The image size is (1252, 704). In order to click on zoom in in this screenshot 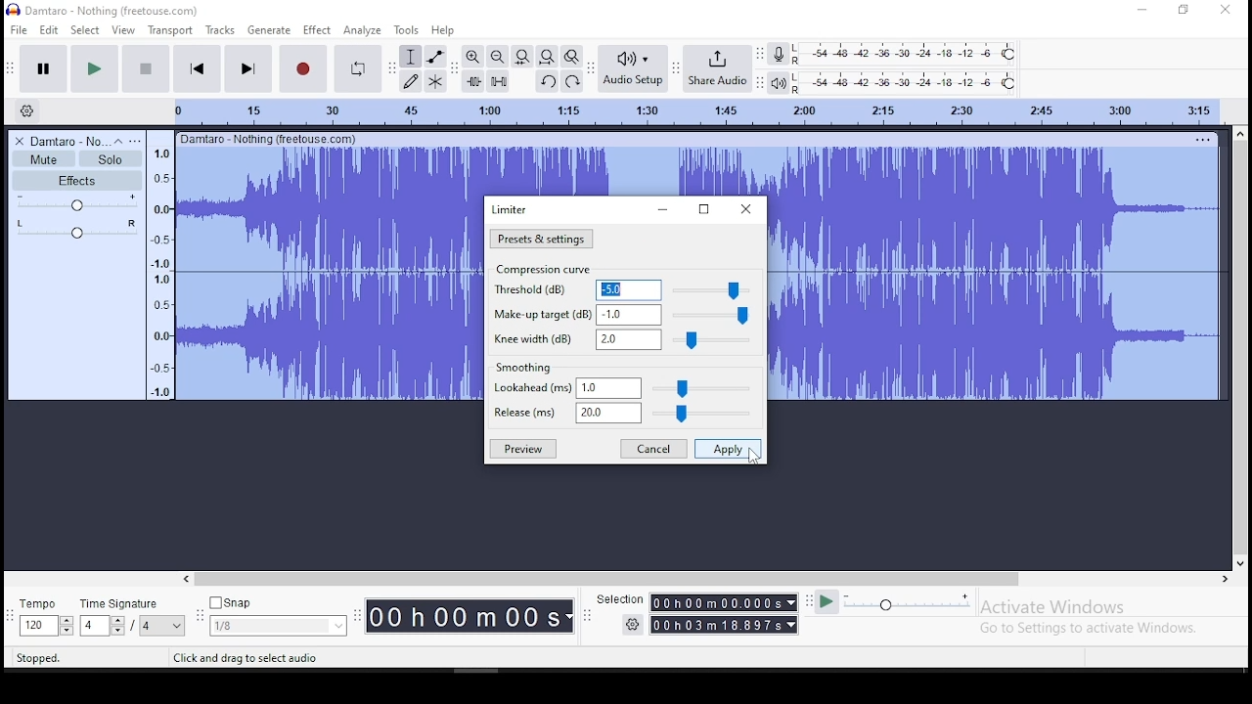, I will do `click(471, 57)`.